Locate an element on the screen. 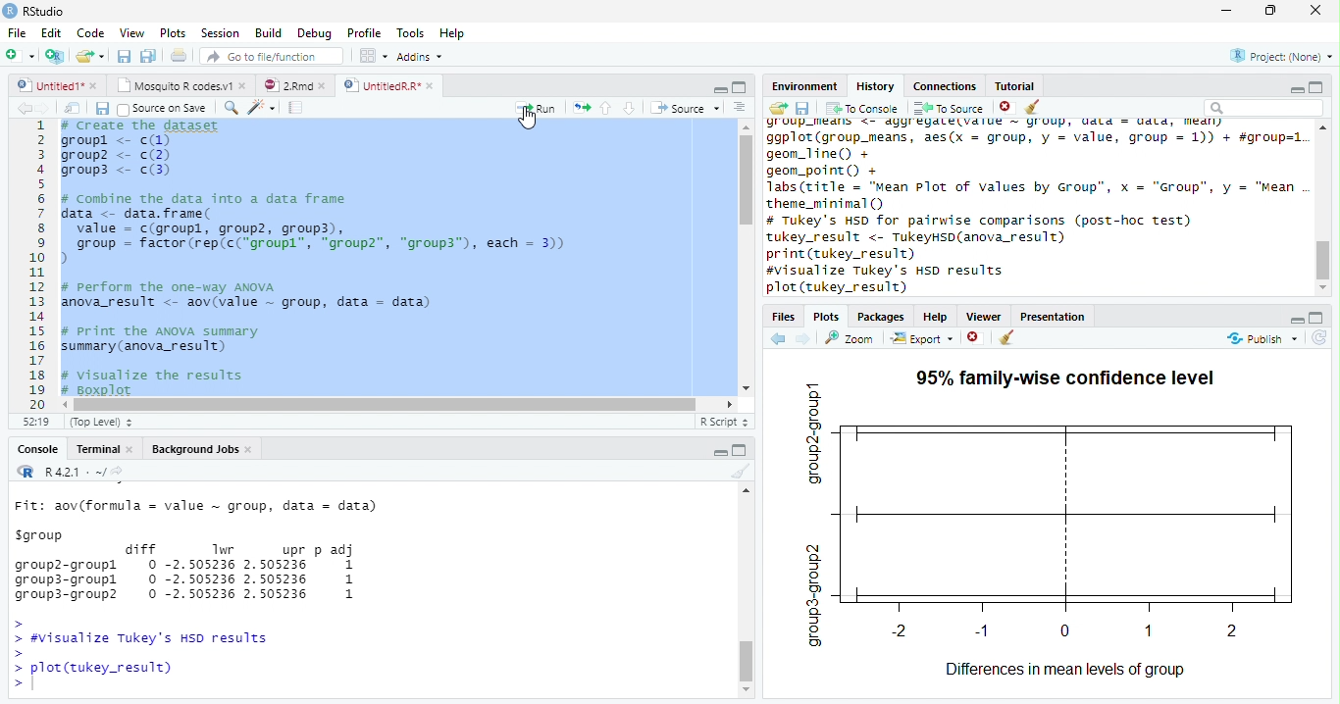 The width and height of the screenshot is (1340, 704). Go to previous section is located at coordinates (605, 107).